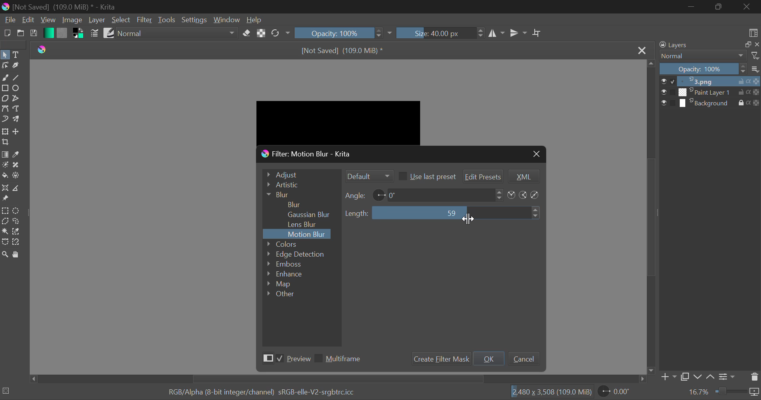  What do you see at coordinates (344, 50) in the screenshot?
I see `[Not Saved] (109.0 MiB) * ` at bounding box center [344, 50].